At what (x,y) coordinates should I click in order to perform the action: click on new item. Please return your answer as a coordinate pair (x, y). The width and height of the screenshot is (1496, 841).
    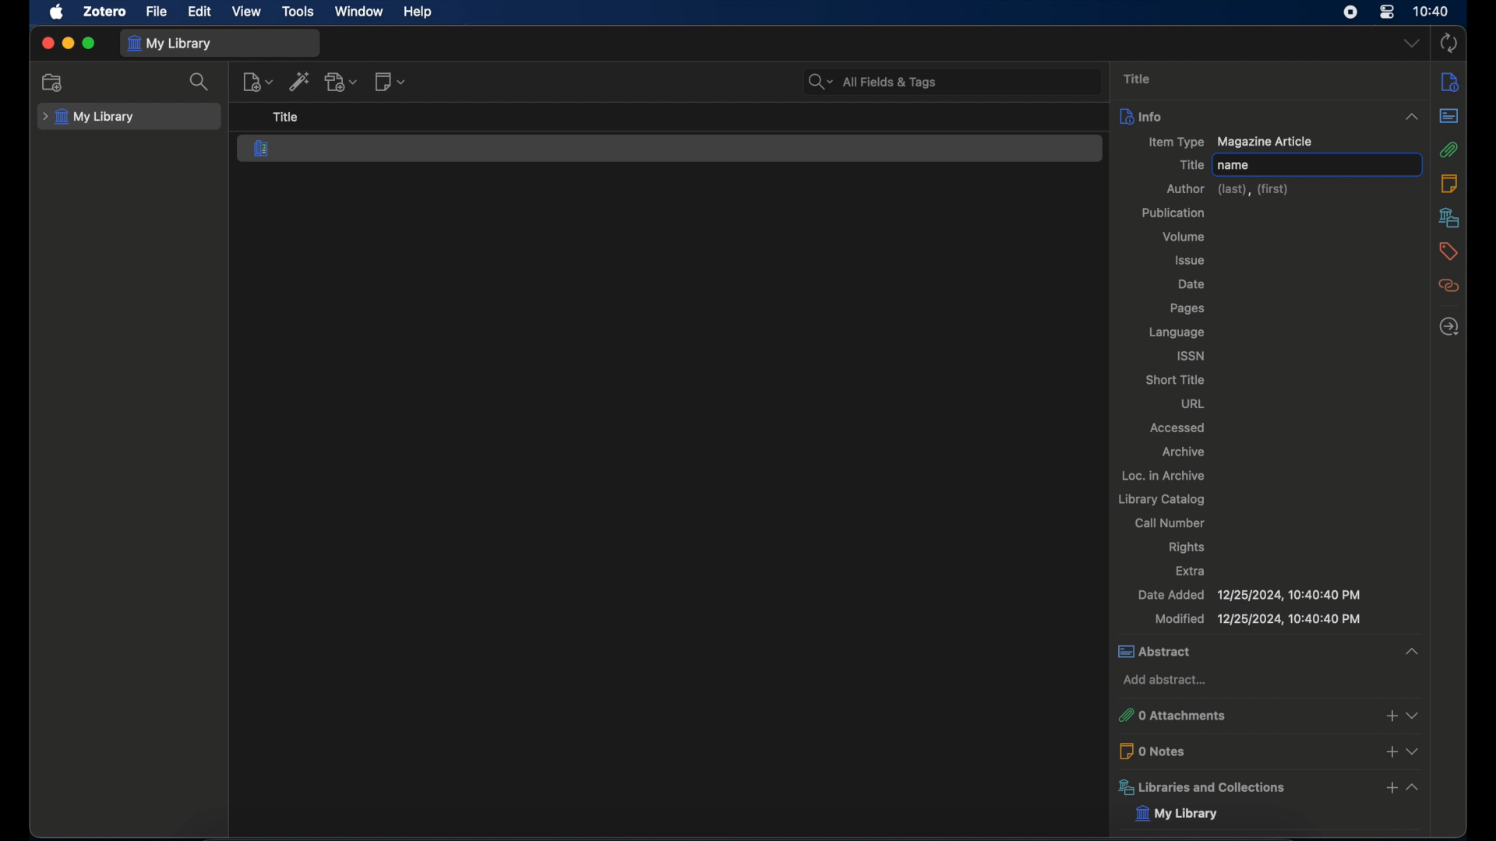
    Looking at the image, I should click on (257, 82).